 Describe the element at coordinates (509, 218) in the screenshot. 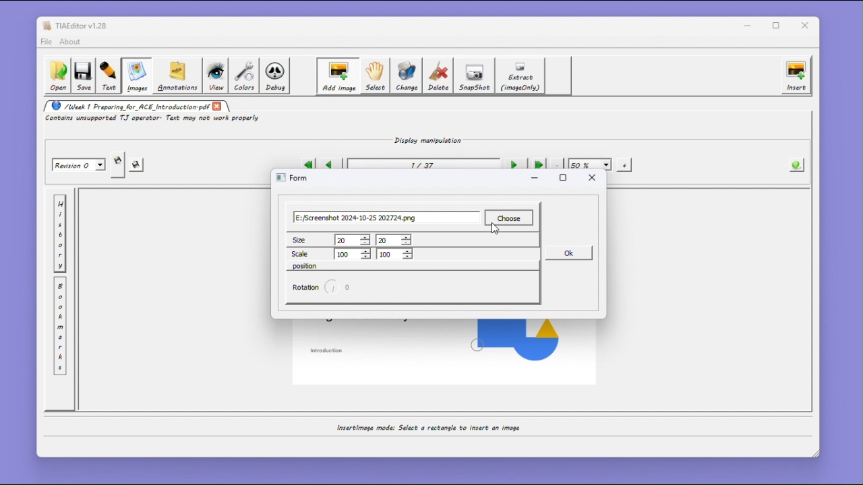

I see `choose` at that location.